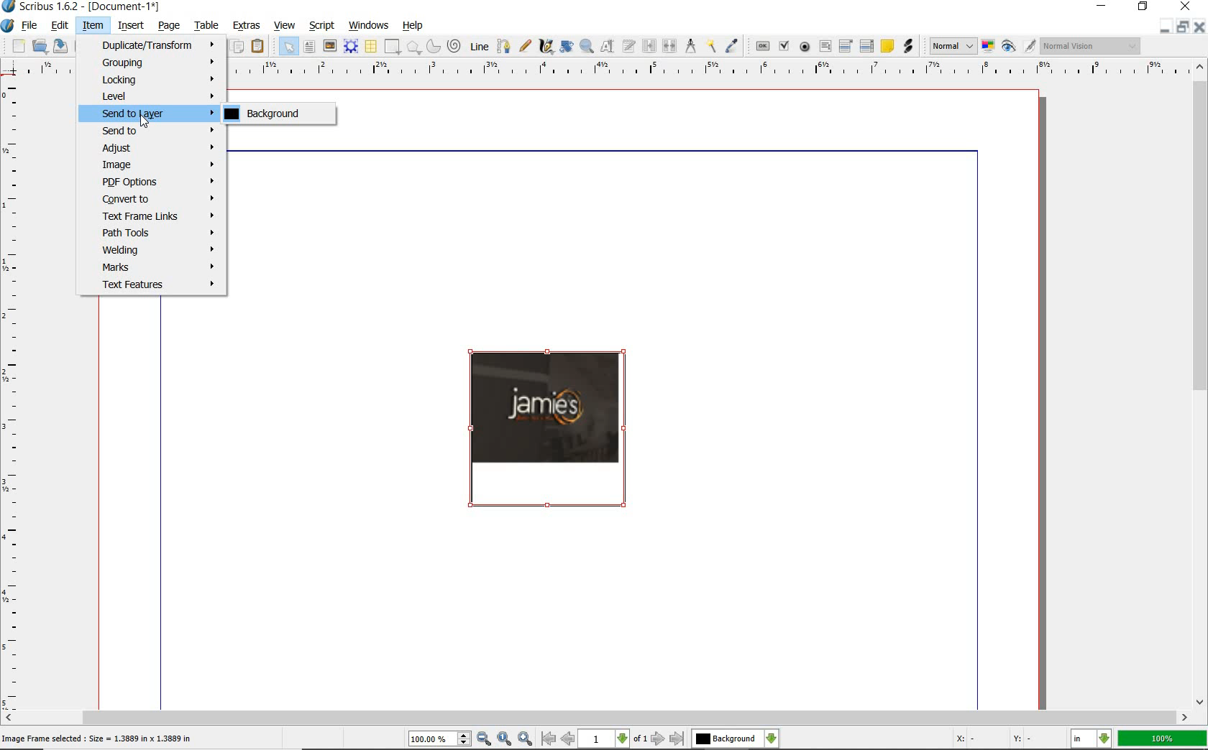  Describe the element at coordinates (524, 45) in the screenshot. I see `freehand line` at that location.